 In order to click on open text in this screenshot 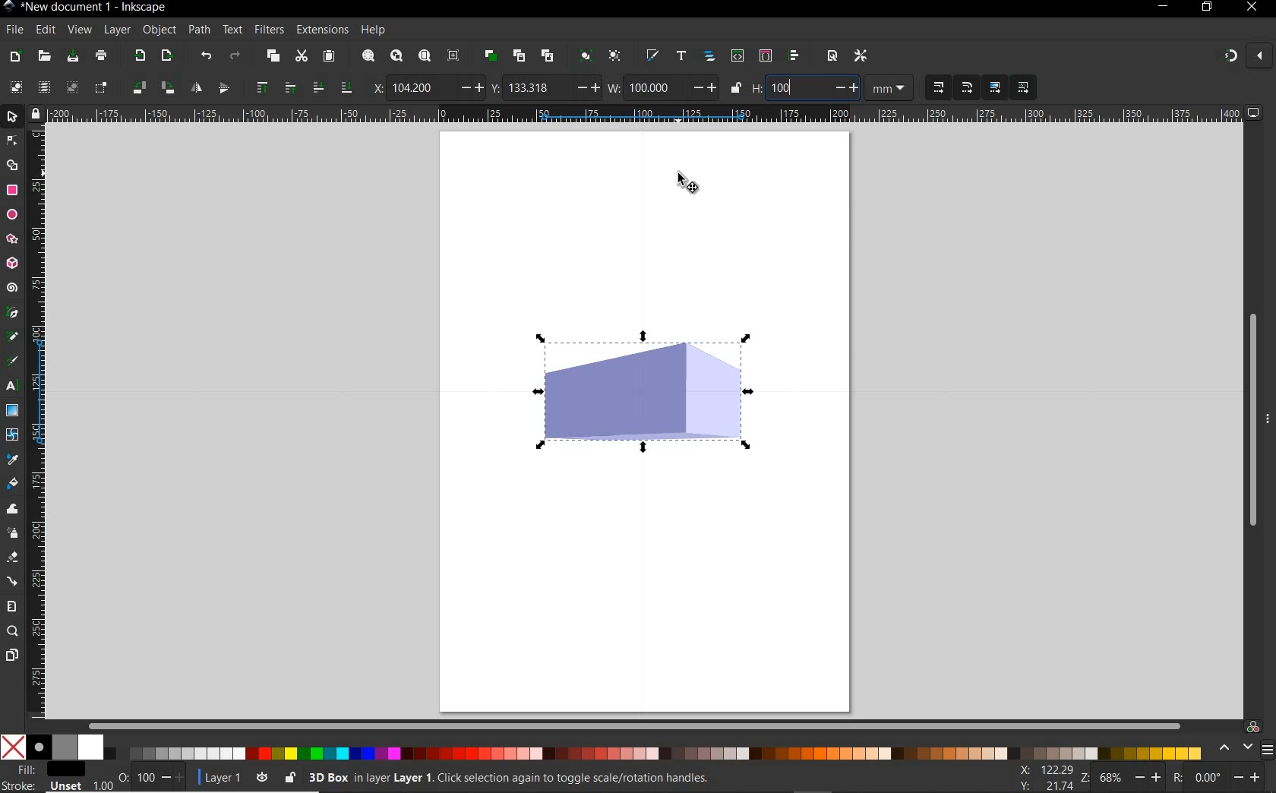, I will do `click(681, 56)`.